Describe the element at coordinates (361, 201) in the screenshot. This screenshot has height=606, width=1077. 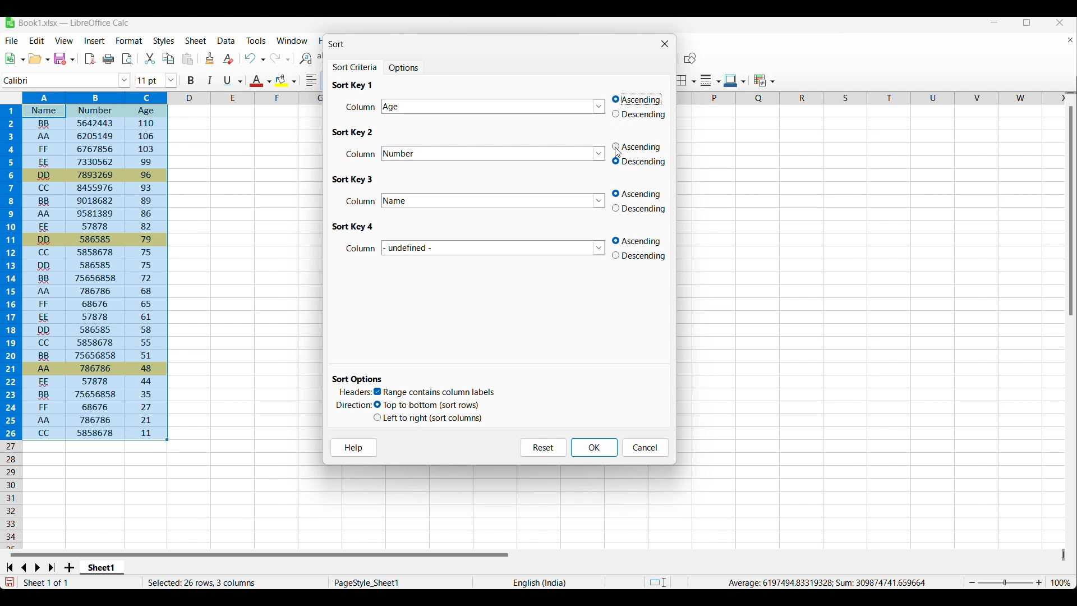
I see `Indicates sort by column` at that location.